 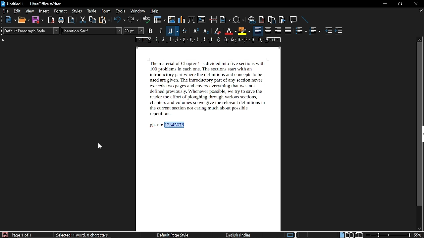 What do you see at coordinates (31, 31) in the screenshot?
I see `paragraph style` at bounding box center [31, 31].